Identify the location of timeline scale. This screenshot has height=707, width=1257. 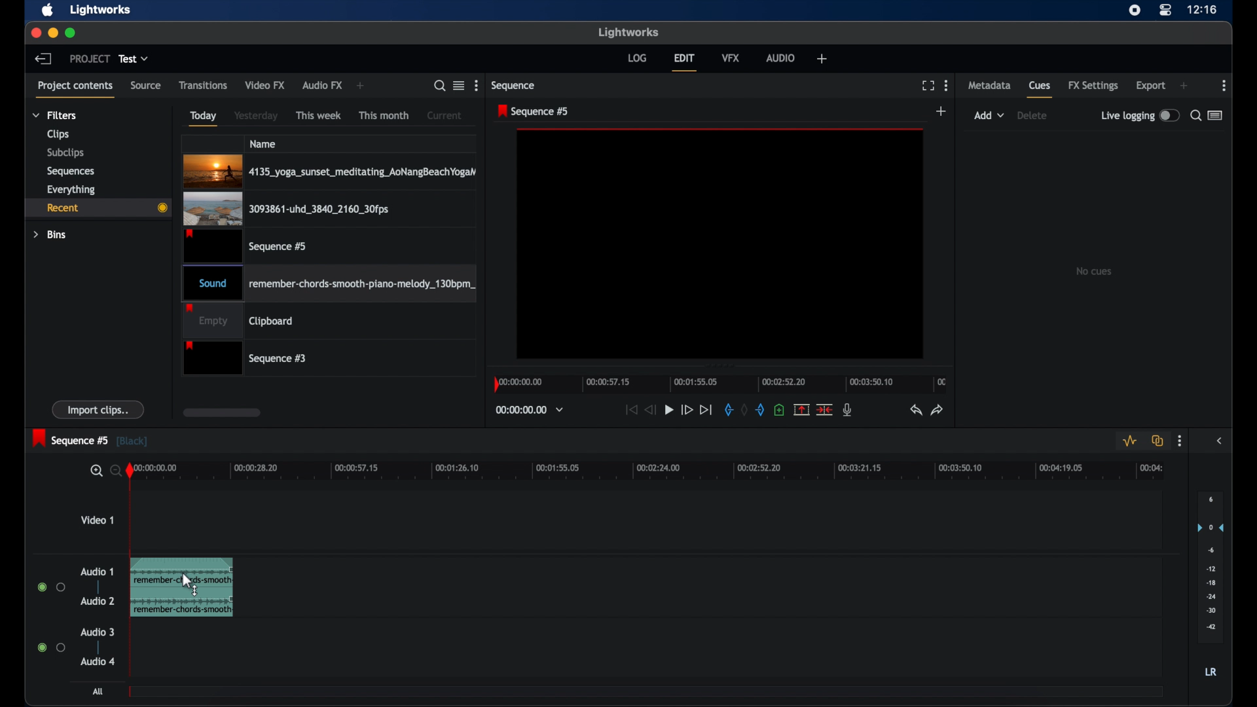
(653, 471).